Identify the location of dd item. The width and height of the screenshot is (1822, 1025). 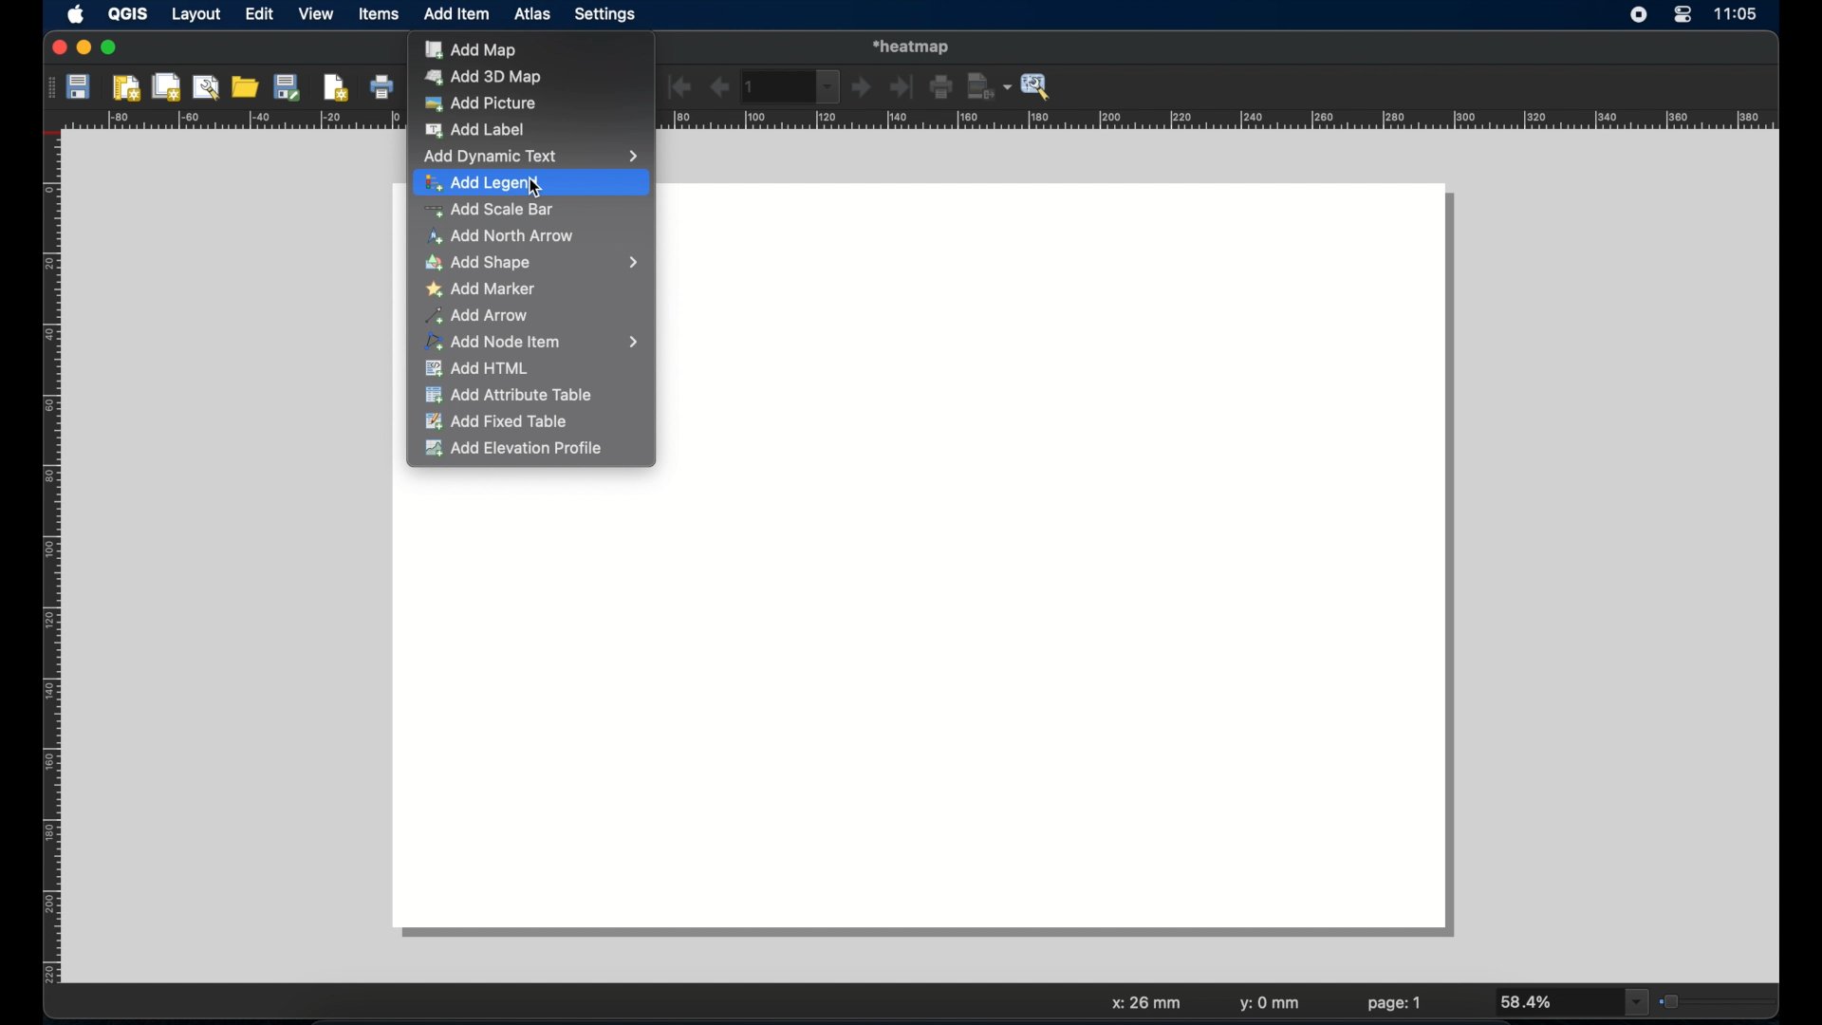
(458, 16).